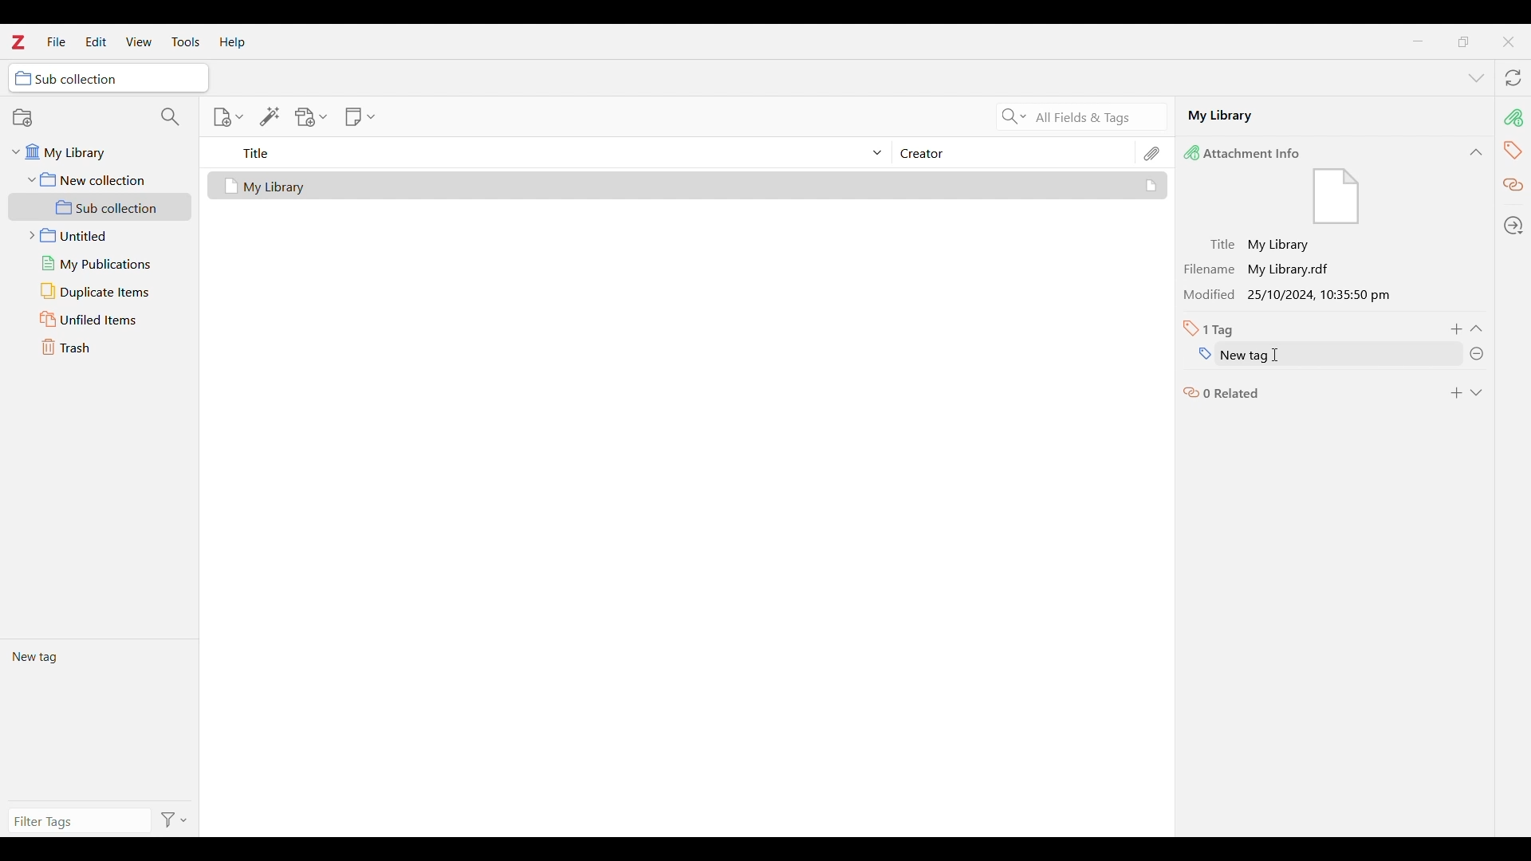 The width and height of the screenshot is (1531, 861). What do you see at coordinates (555, 152) in the screenshot?
I see `Sort title column` at bounding box center [555, 152].